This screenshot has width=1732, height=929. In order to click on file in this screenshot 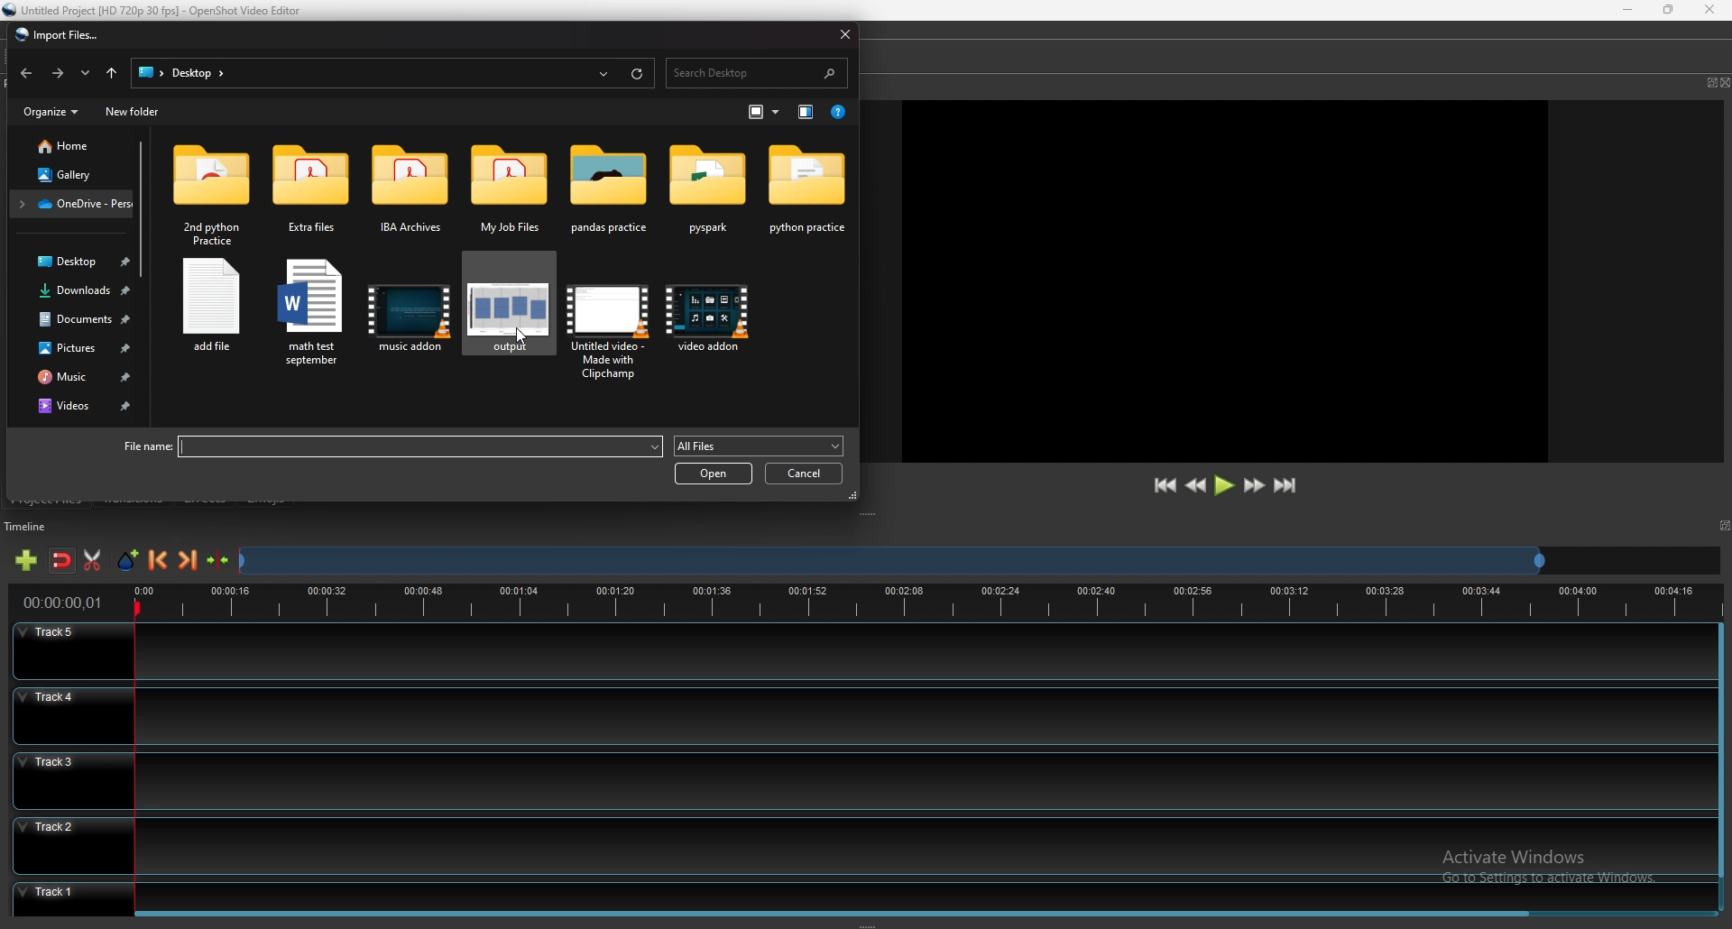, I will do `click(387, 447)`.